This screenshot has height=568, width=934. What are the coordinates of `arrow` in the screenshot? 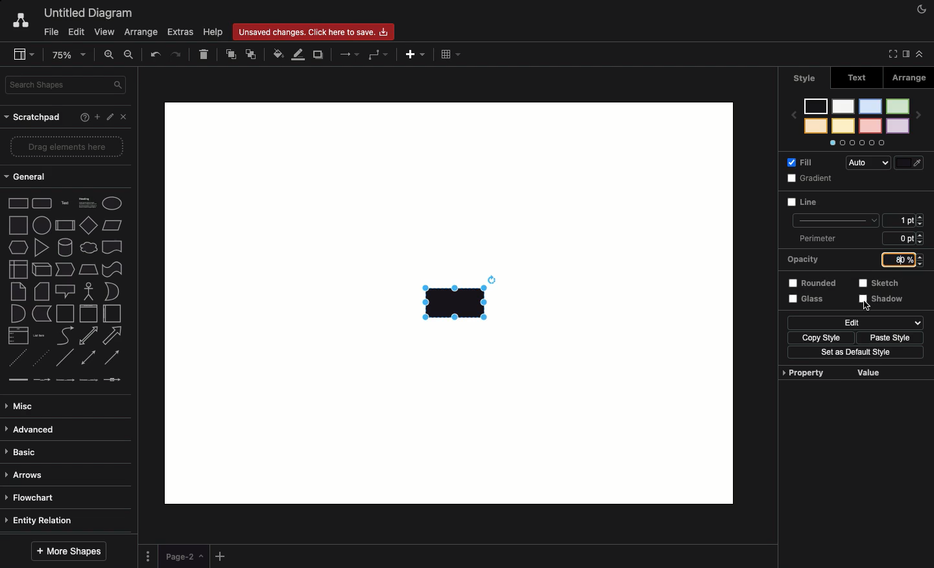 It's located at (113, 337).